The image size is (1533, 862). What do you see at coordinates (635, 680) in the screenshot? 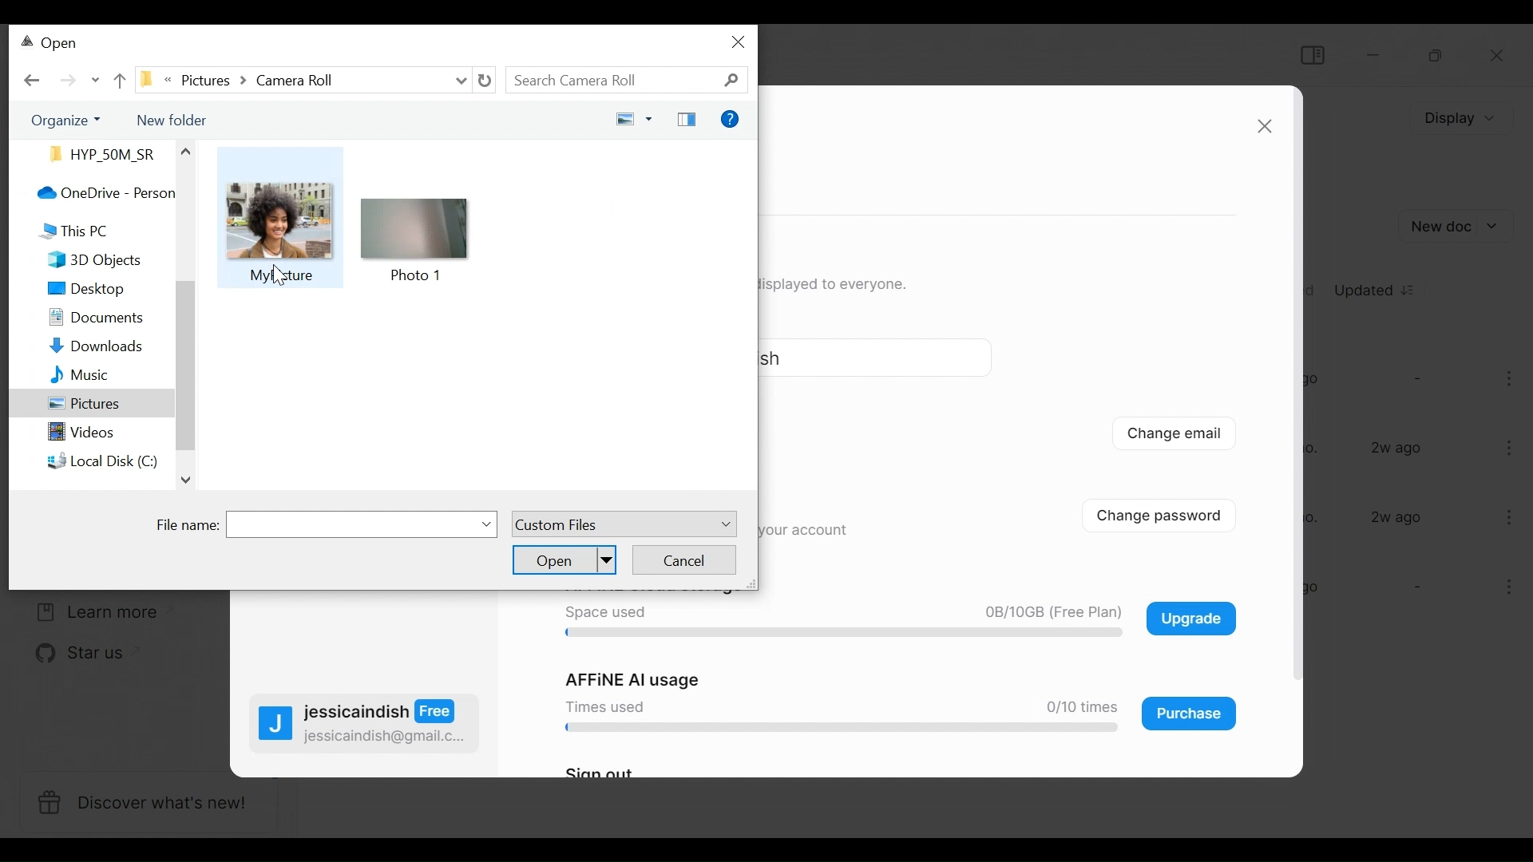
I see `AFFiNE AI usage` at bounding box center [635, 680].